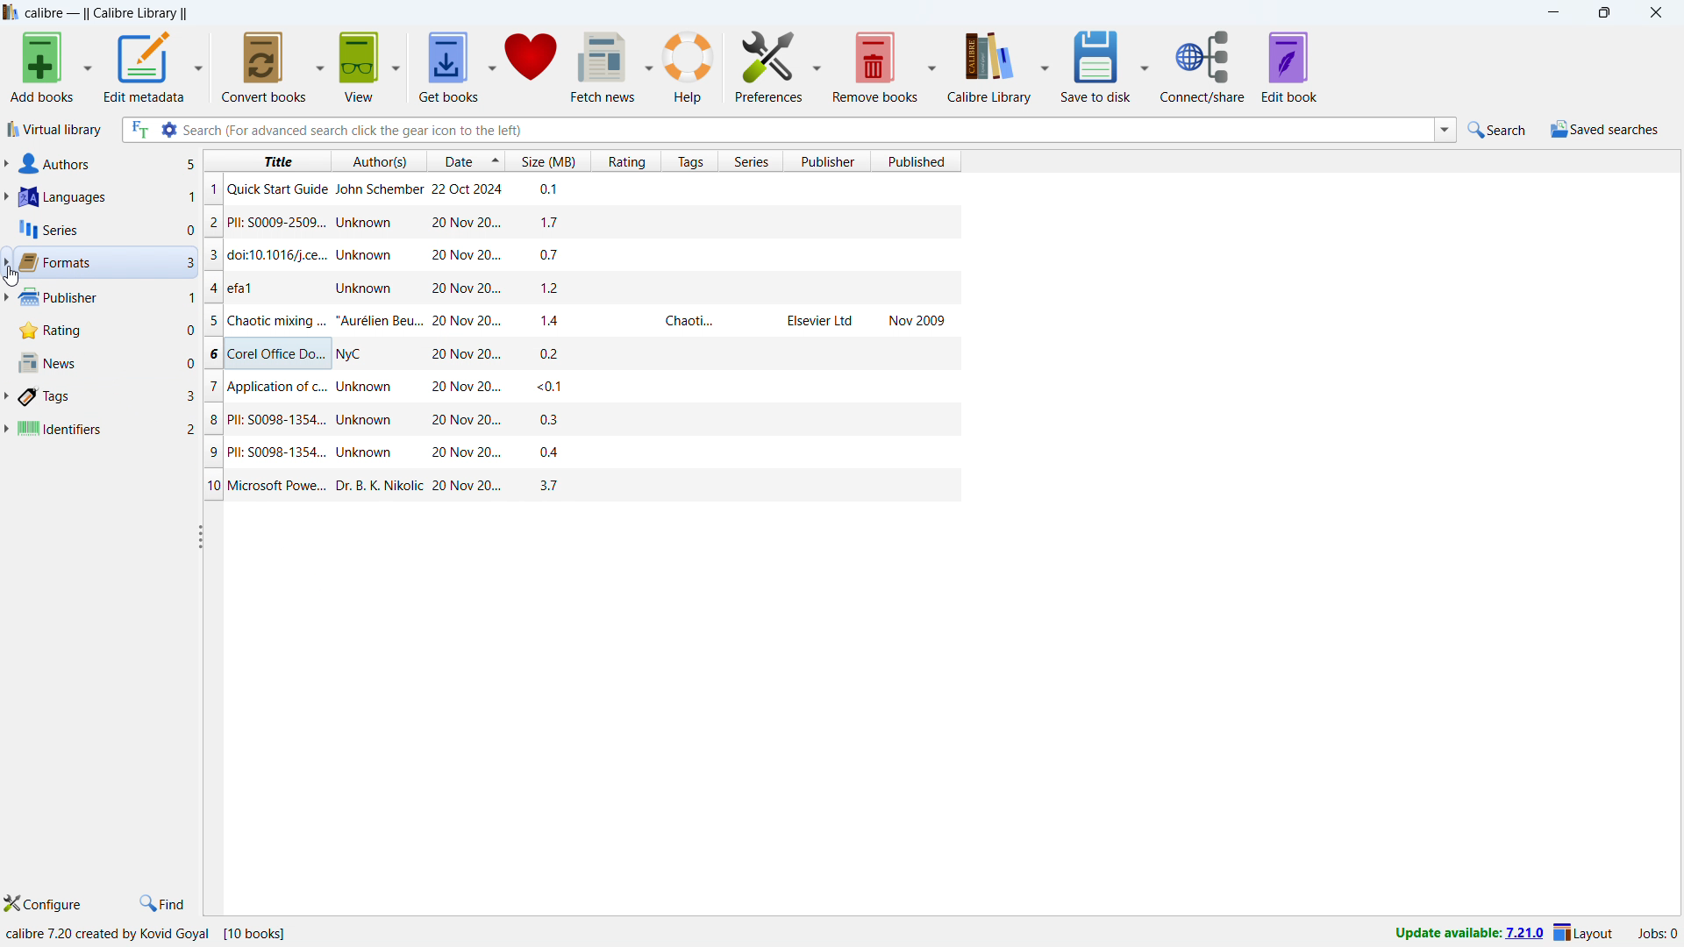 The width and height of the screenshot is (1684, 947). Describe the element at coordinates (649, 66) in the screenshot. I see `fetch news options` at that location.